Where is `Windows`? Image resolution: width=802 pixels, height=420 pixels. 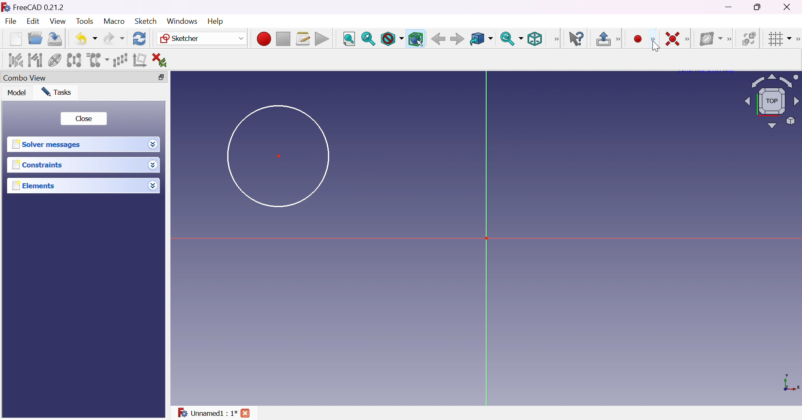 Windows is located at coordinates (181, 21).